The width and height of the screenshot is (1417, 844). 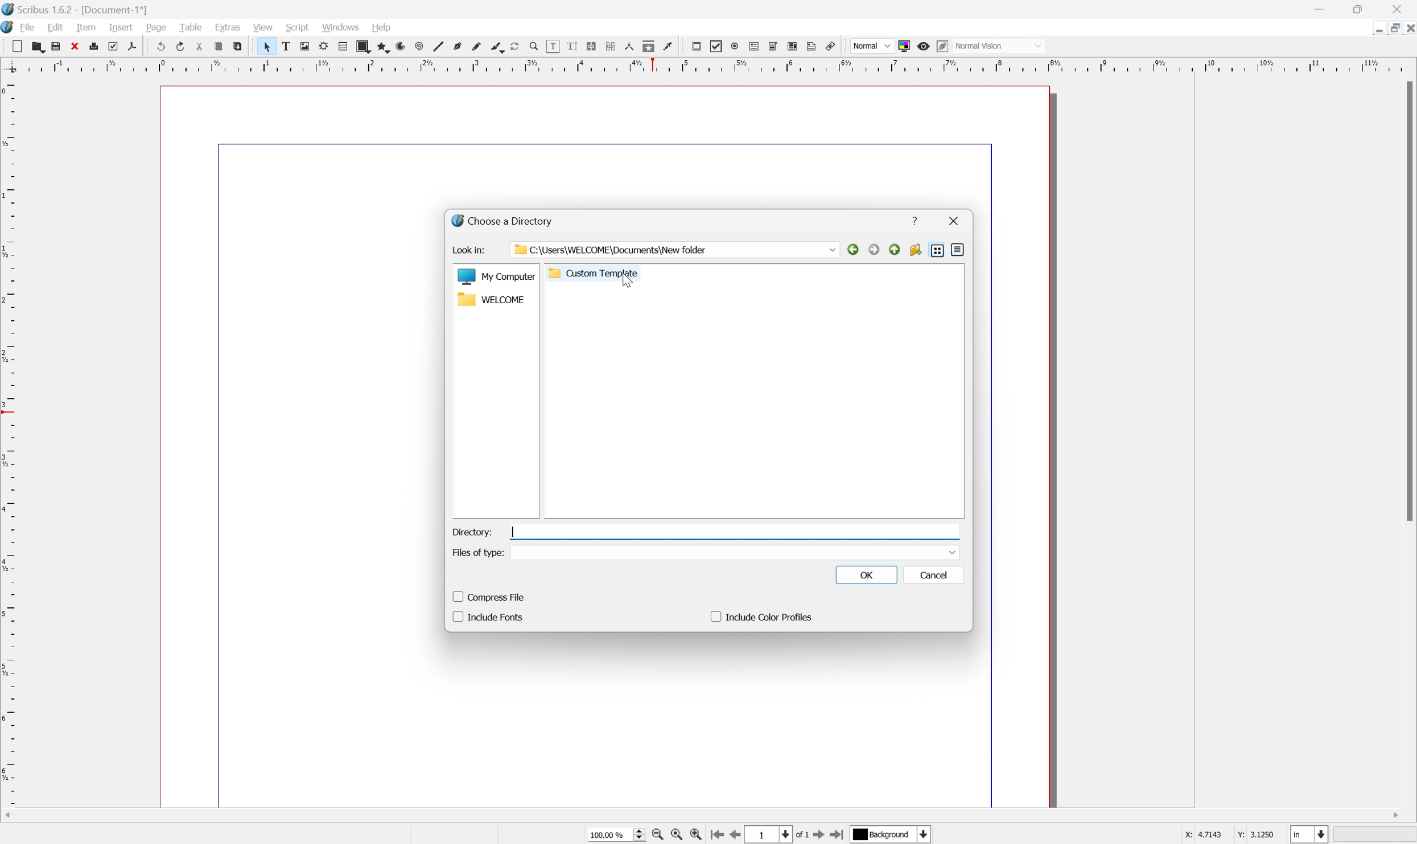 What do you see at coordinates (922, 45) in the screenshot?
I see `Preview mode` at bounding box center [922, 45].